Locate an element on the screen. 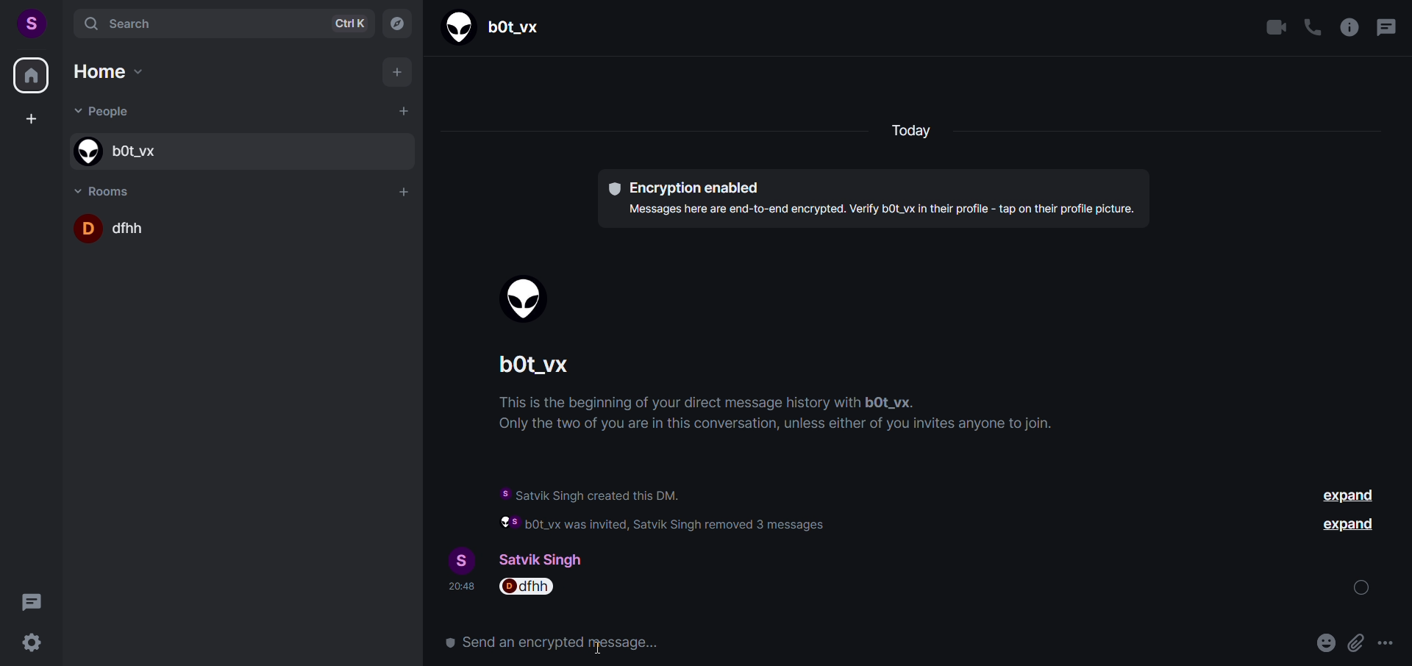 Image resolution: width=1412 pixels, height=666 pixels. display picture is located at coordinates (456, 559).